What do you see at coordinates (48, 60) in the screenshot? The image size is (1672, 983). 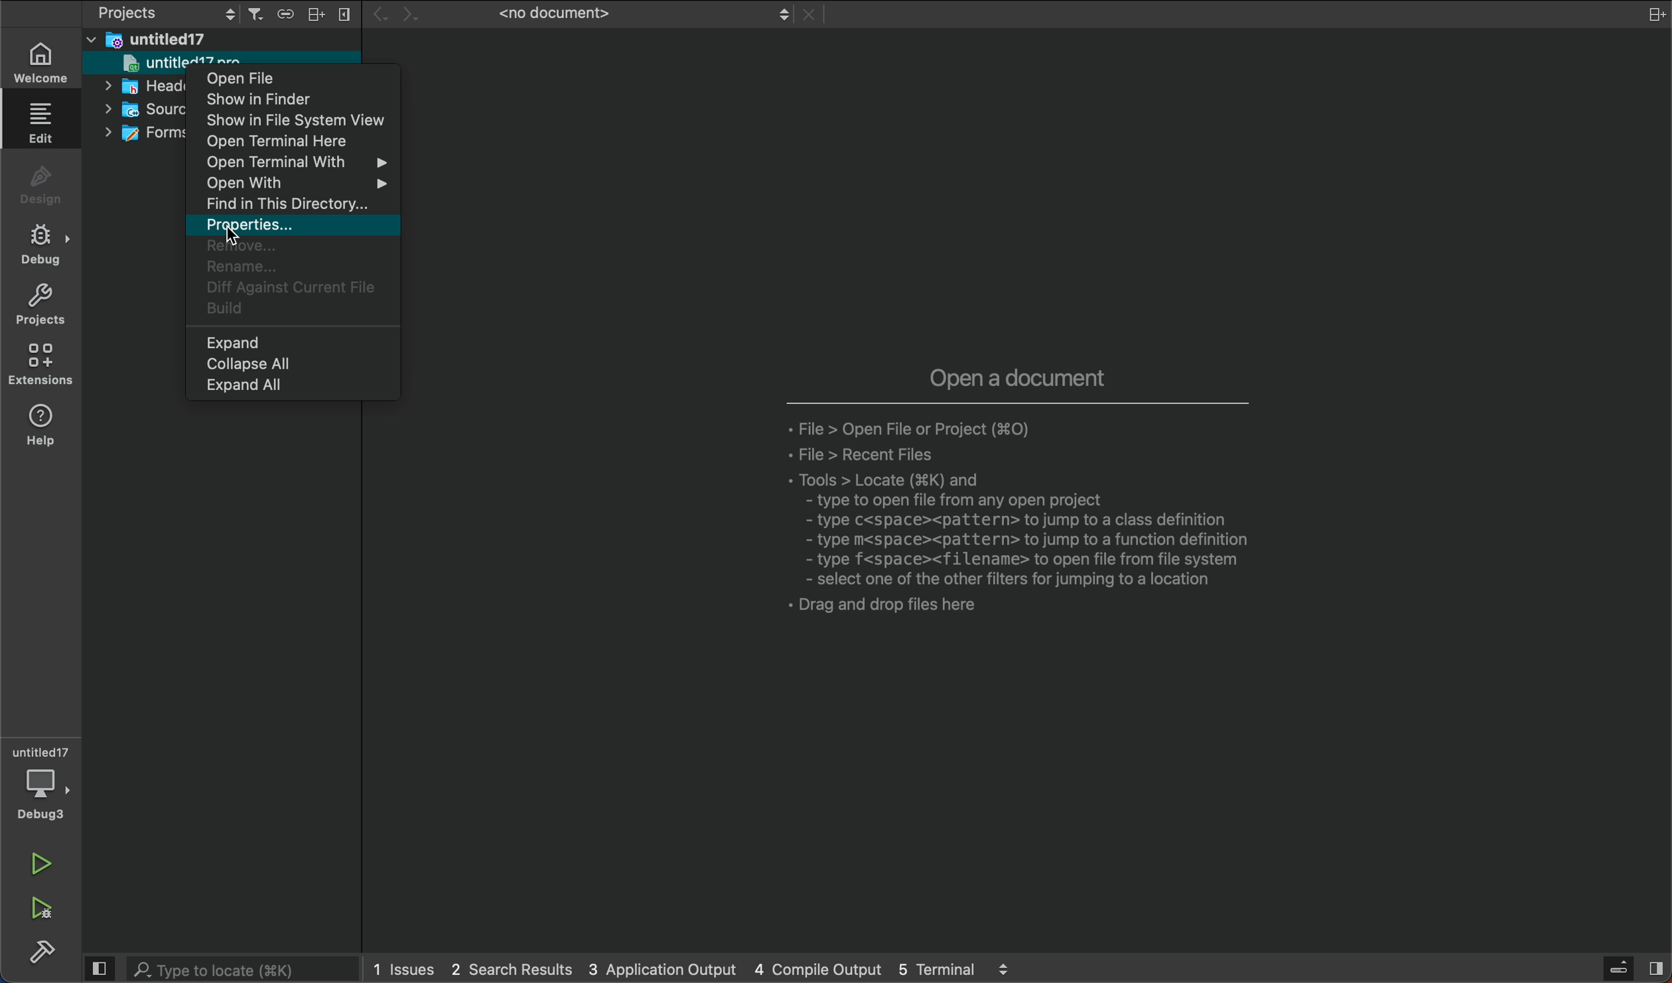 I see `welcome` at bounding box center [48, 60].